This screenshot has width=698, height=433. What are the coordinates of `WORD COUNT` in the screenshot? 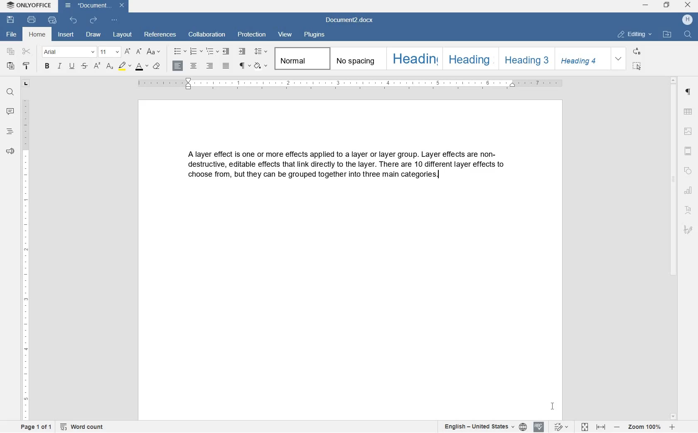 It's located at (82, 427).